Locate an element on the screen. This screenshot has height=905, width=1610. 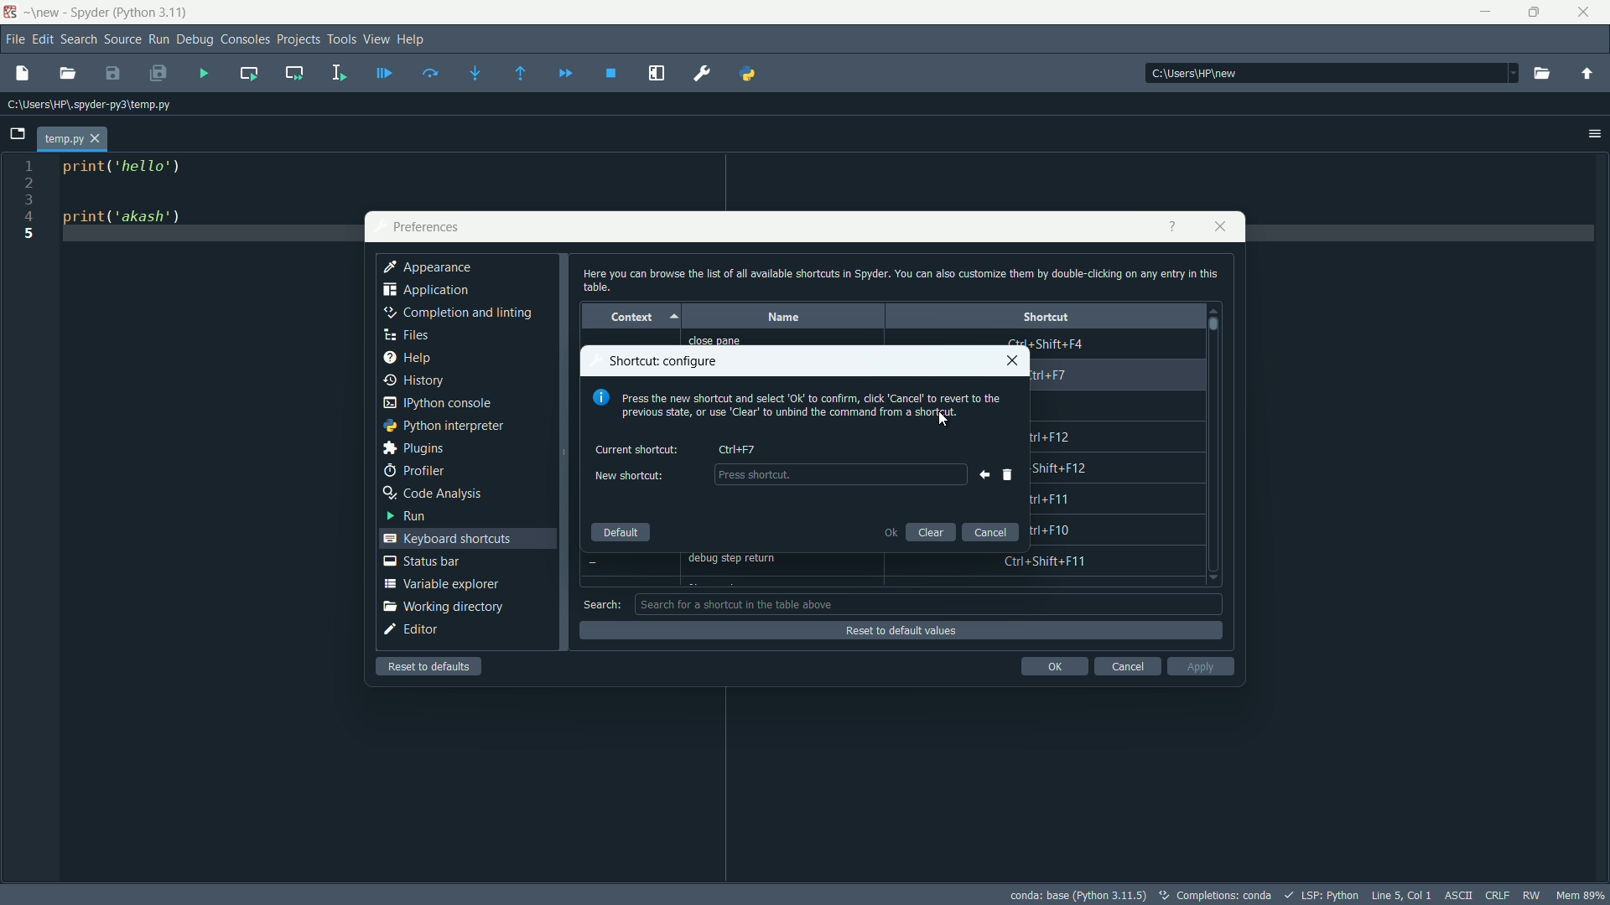
rw is located at coordinates (1534, 895).